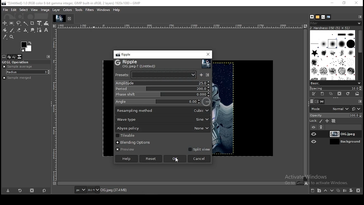 This screenshot has width=364, height=205. I want to click on warp transform, so click(46, 23).